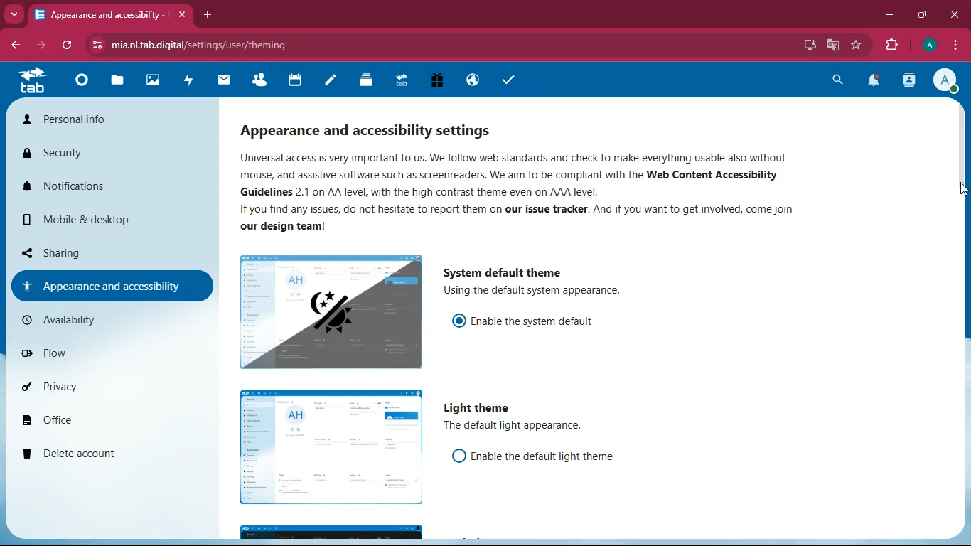 The image size is (971, 546). Describe the element at coordinates (117, 82) in the screenshot. I see `files` at that location.